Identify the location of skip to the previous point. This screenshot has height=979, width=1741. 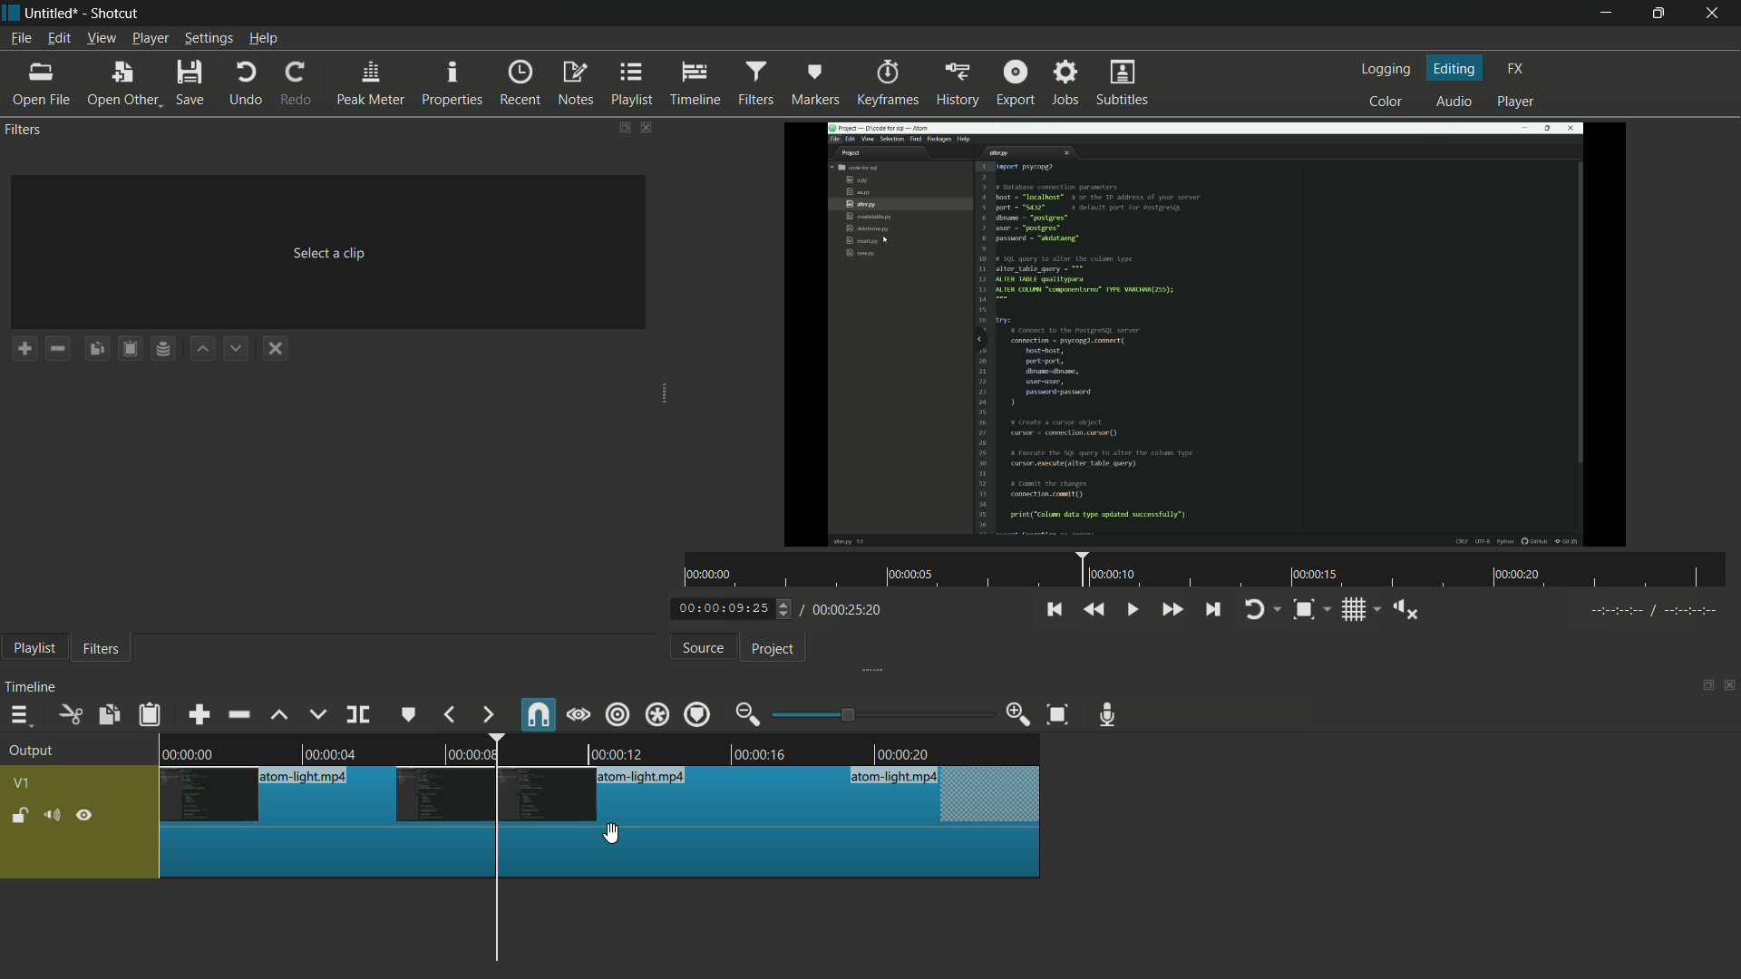
(1054, 610).